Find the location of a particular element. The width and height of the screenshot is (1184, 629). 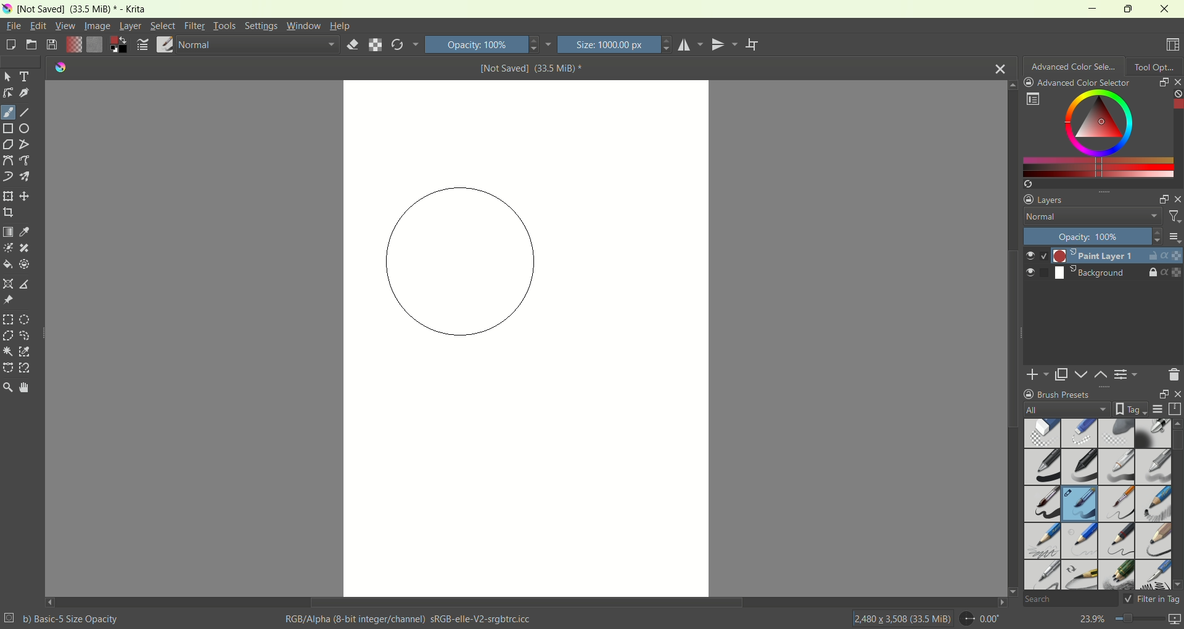

smart patch is located at coordinates (25, 249).